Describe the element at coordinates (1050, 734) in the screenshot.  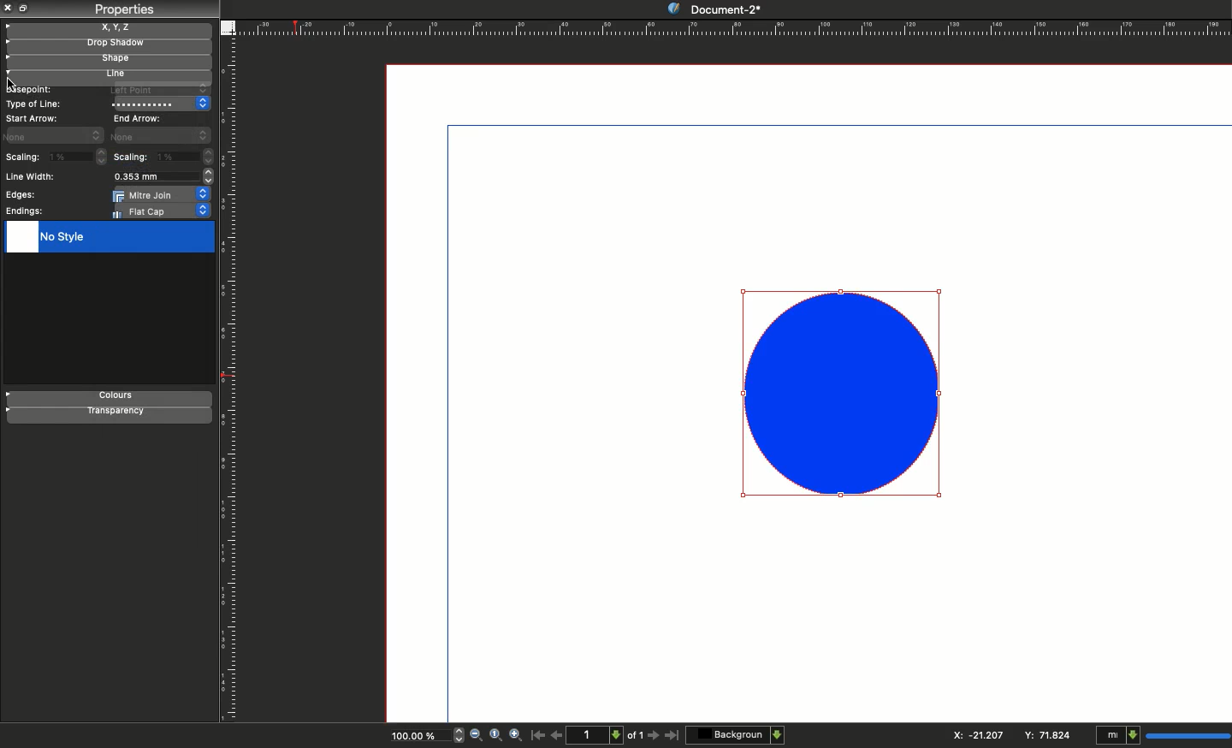
I see `Y: 84.706` at that location.